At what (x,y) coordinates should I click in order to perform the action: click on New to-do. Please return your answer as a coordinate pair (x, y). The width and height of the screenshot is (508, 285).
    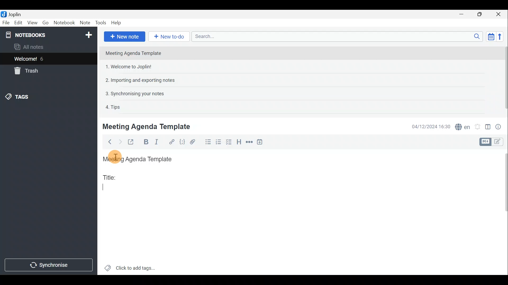
    Looking at the image, I should click on (168, 36).